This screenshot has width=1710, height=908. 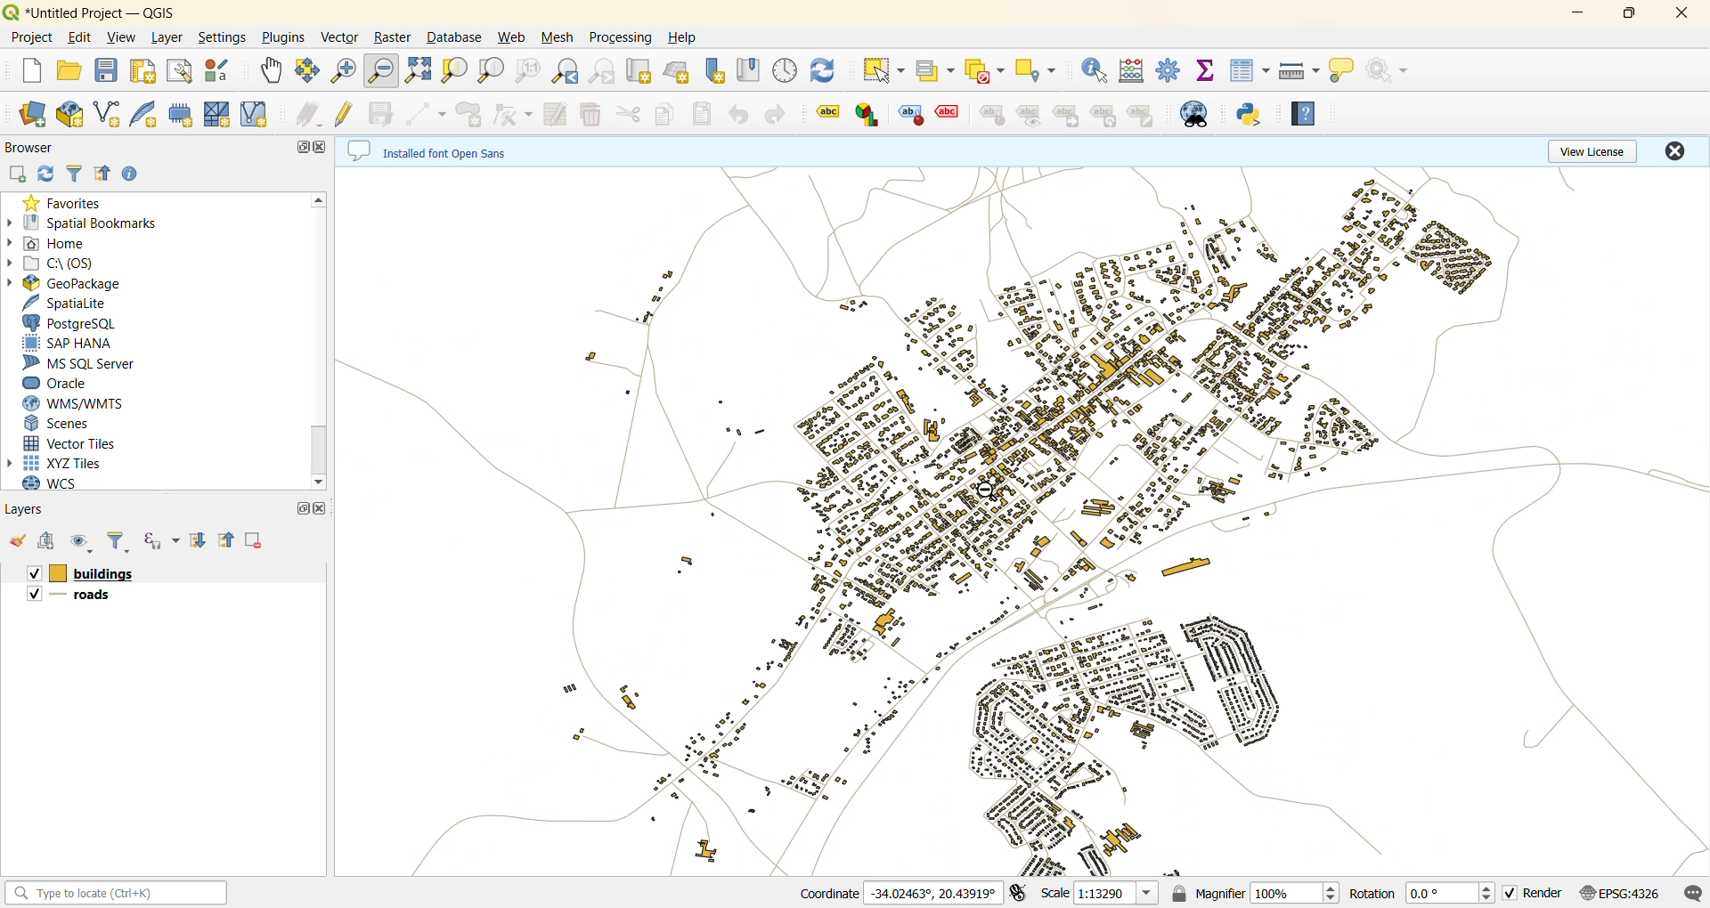 What do you see at coordinates (932, 70) in the screenshot?
I see `select value` at bounding box center [932, 70].